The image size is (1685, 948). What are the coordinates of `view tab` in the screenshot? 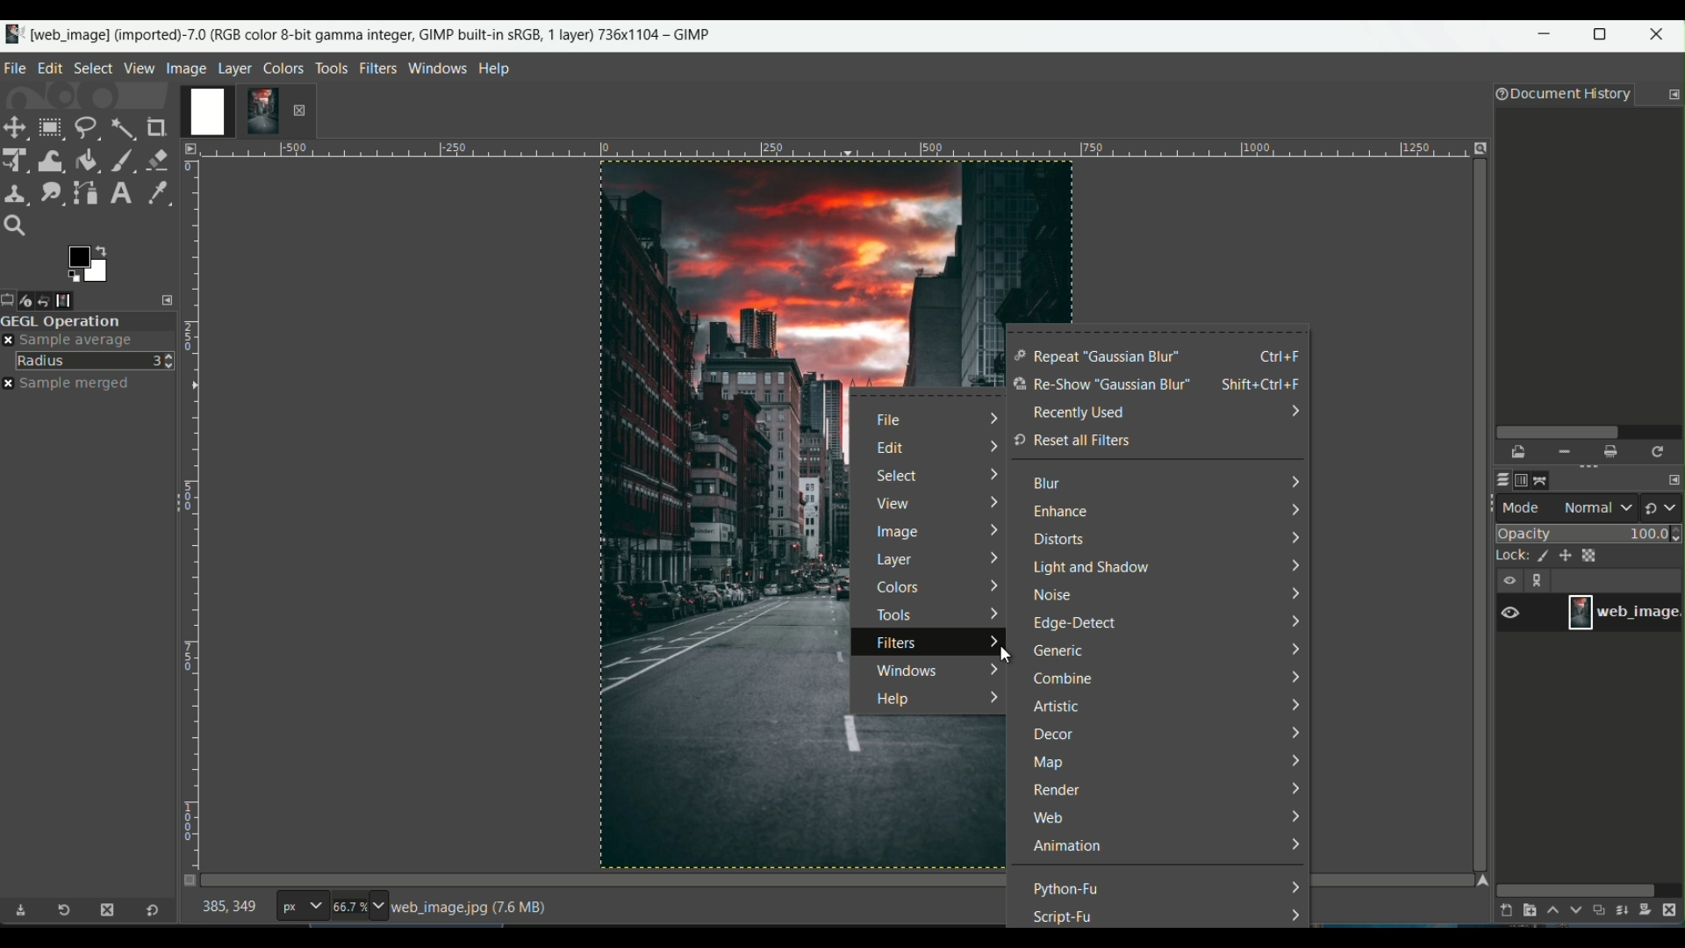 It's located at (137, 68).